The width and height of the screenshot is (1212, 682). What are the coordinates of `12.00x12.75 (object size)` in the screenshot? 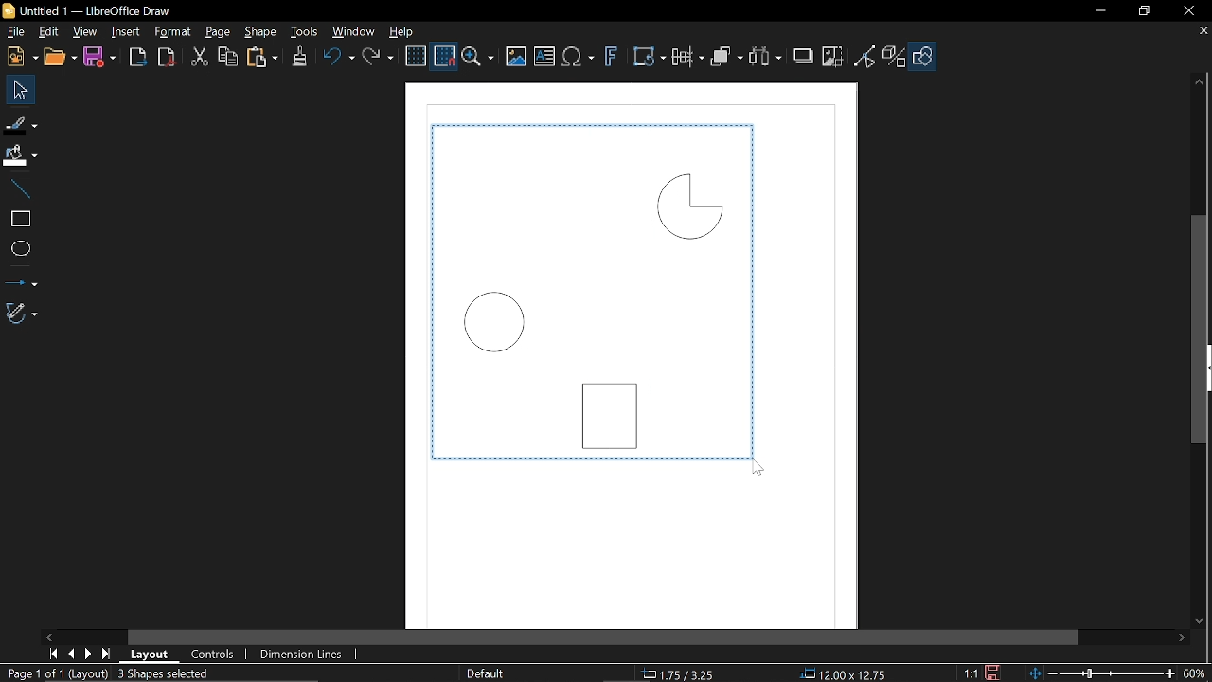 It's located at (842, 674).